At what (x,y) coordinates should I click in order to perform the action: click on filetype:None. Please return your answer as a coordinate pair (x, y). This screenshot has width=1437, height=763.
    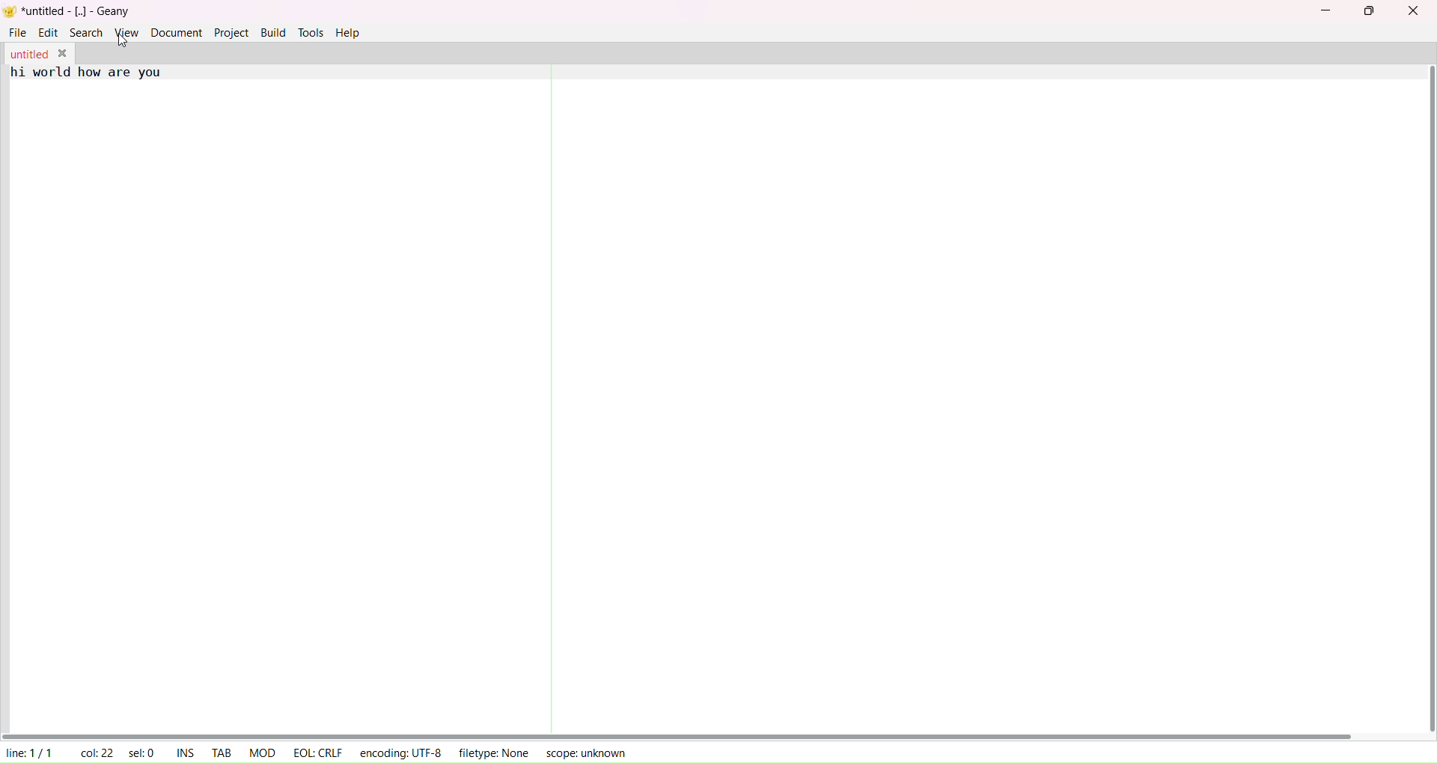
    Looking at the image, I should click on (495, 751).